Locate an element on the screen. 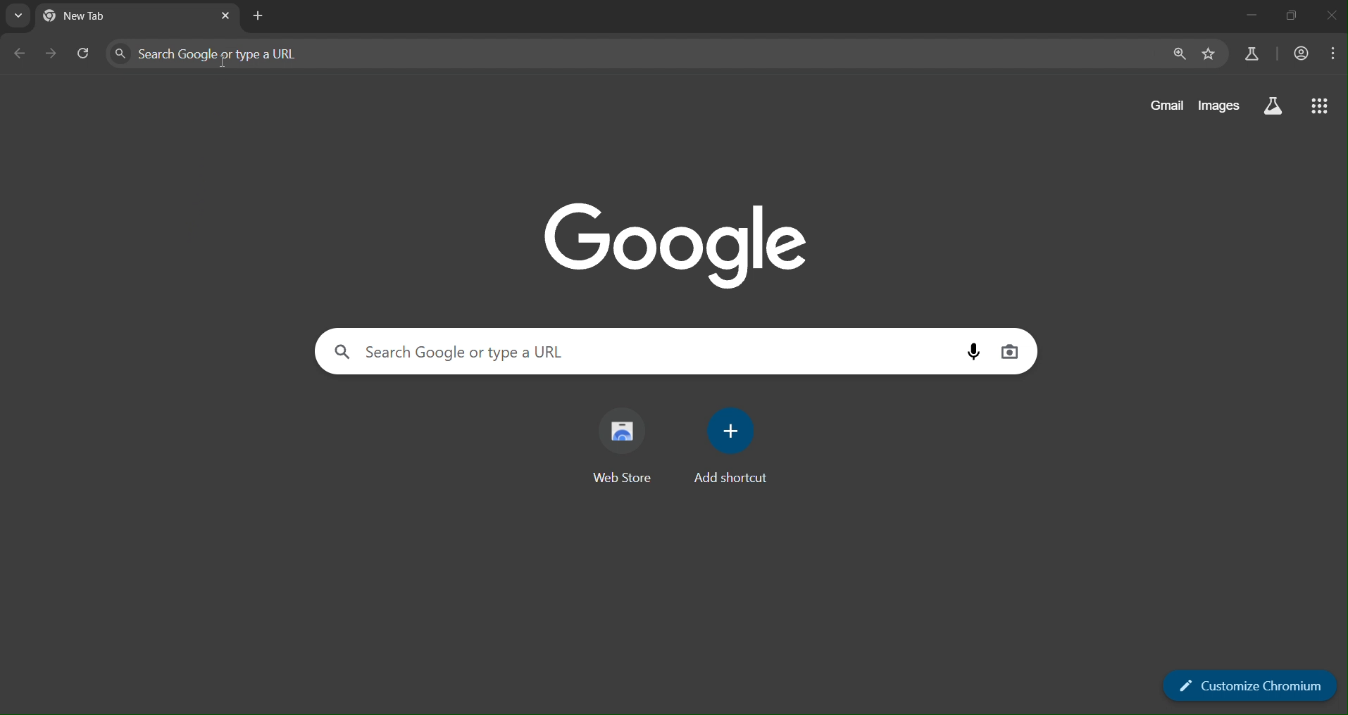 Image resolution: width=1348 pixels, height=715 pixels. search labs is located at coordinates (1254, 56).